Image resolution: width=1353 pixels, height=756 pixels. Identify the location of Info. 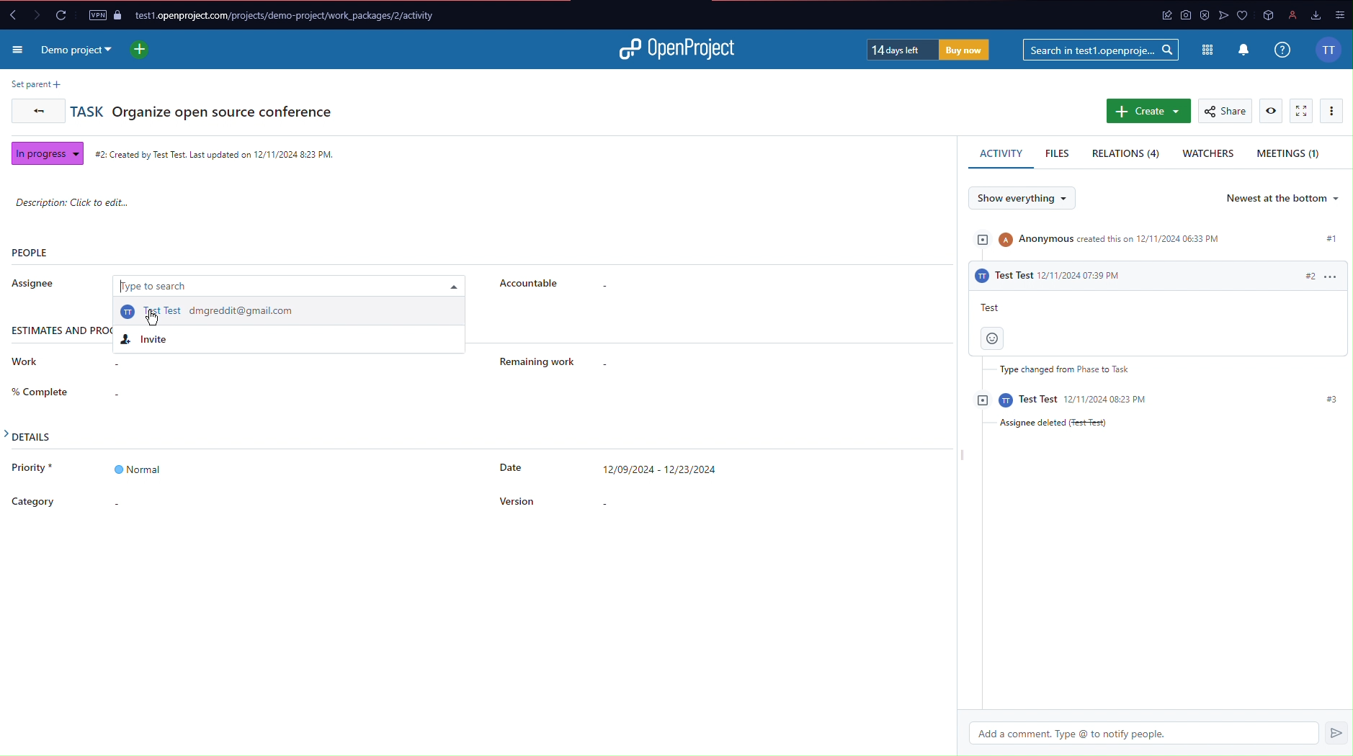
(1285, 50).